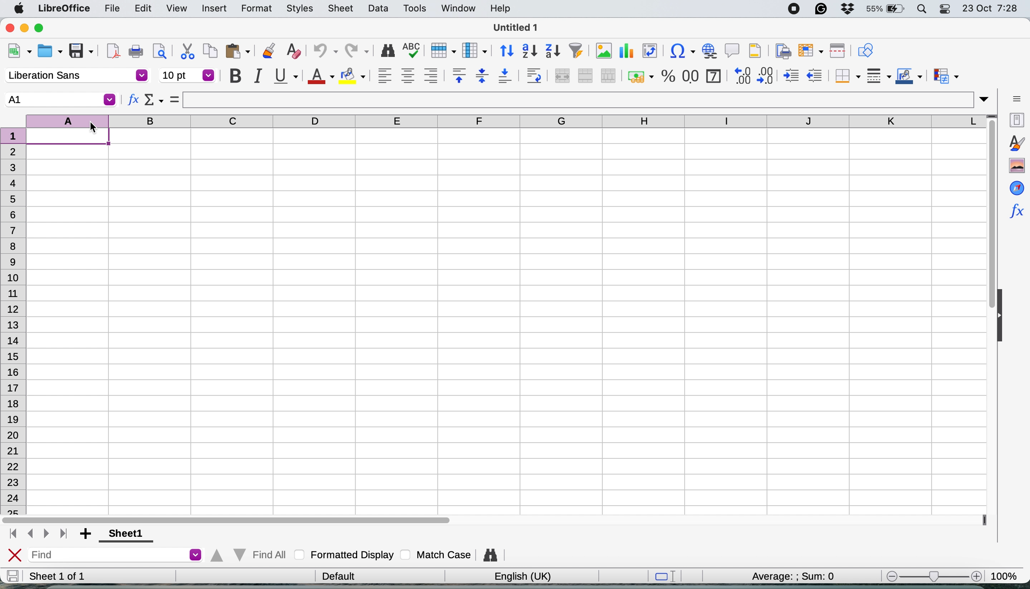  What do you see at coordinates (582, 100) in the screenshot?
I see `formula bar` at bounding box center [582, 100].